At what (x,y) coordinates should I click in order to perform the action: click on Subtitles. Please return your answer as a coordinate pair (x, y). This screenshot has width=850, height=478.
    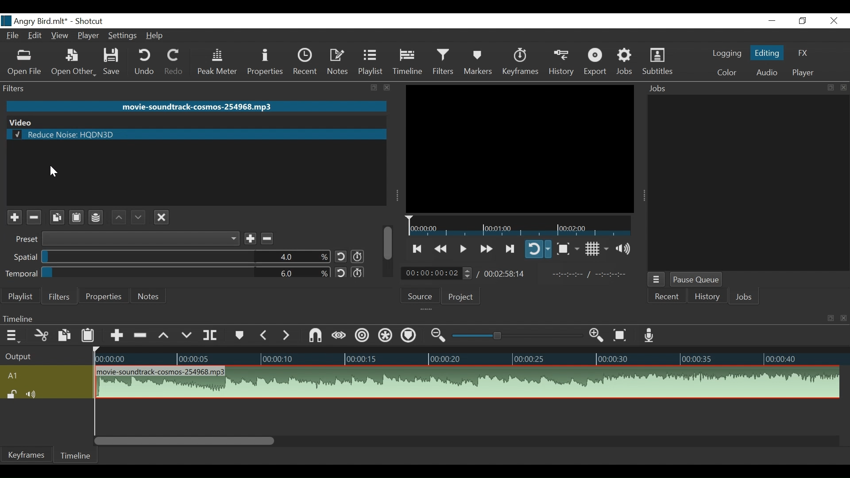
    Looking at the image, I should click on (657, 62).